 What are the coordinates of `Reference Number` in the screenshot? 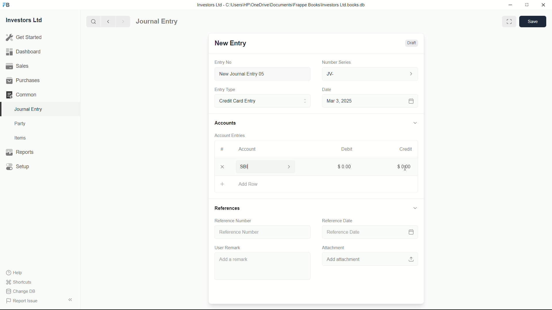 It's located at (261, 232).